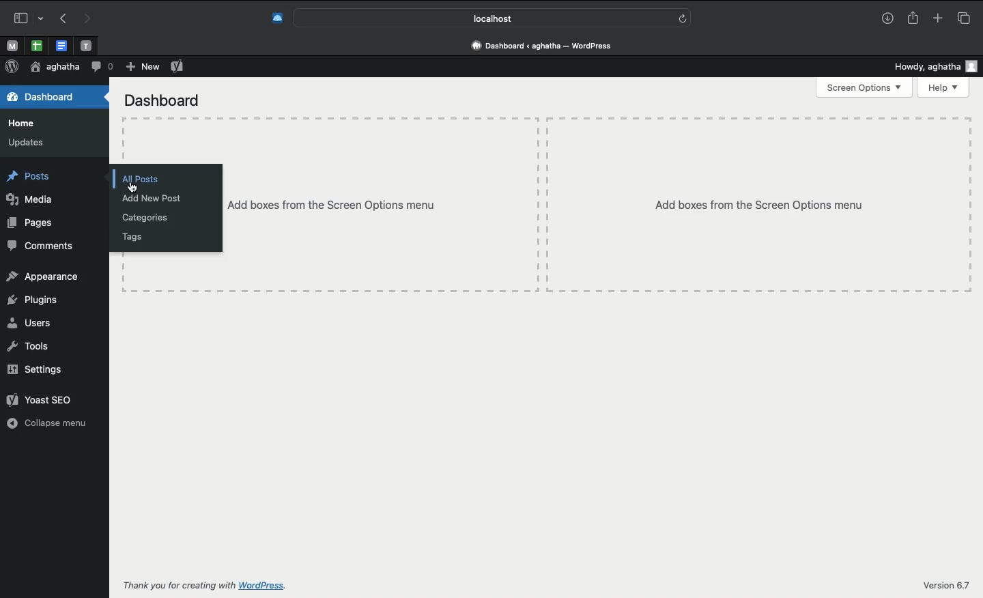  What do you see at coordinates (887, 19) in the screenshot?
I see `Downloads` at bounding box center [887, 19].